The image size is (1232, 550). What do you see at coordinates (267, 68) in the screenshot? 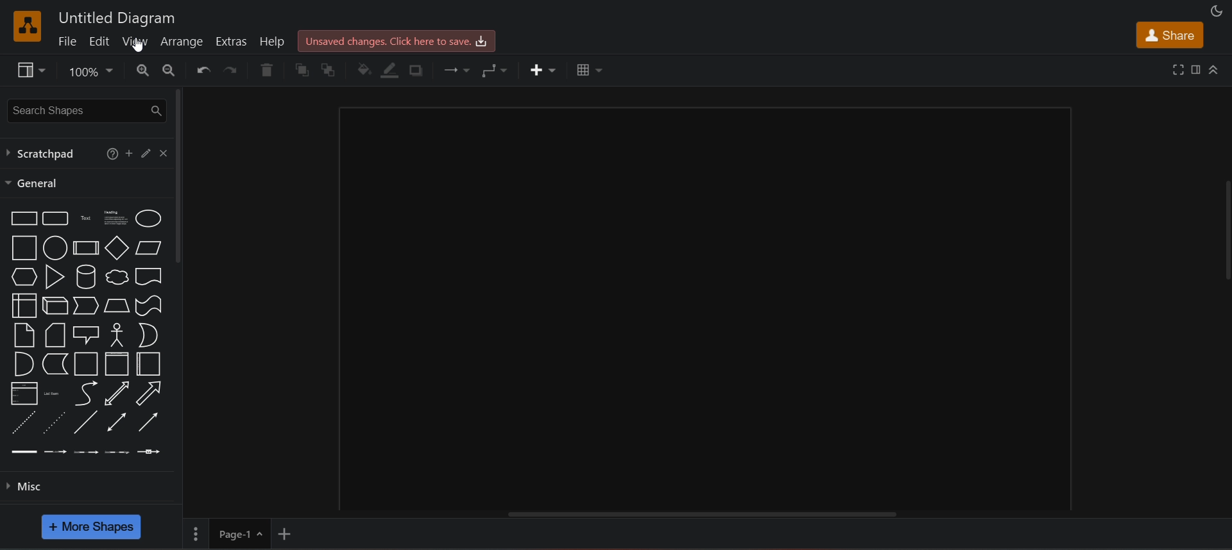
I see `delete` at bounding box center [267, 68].